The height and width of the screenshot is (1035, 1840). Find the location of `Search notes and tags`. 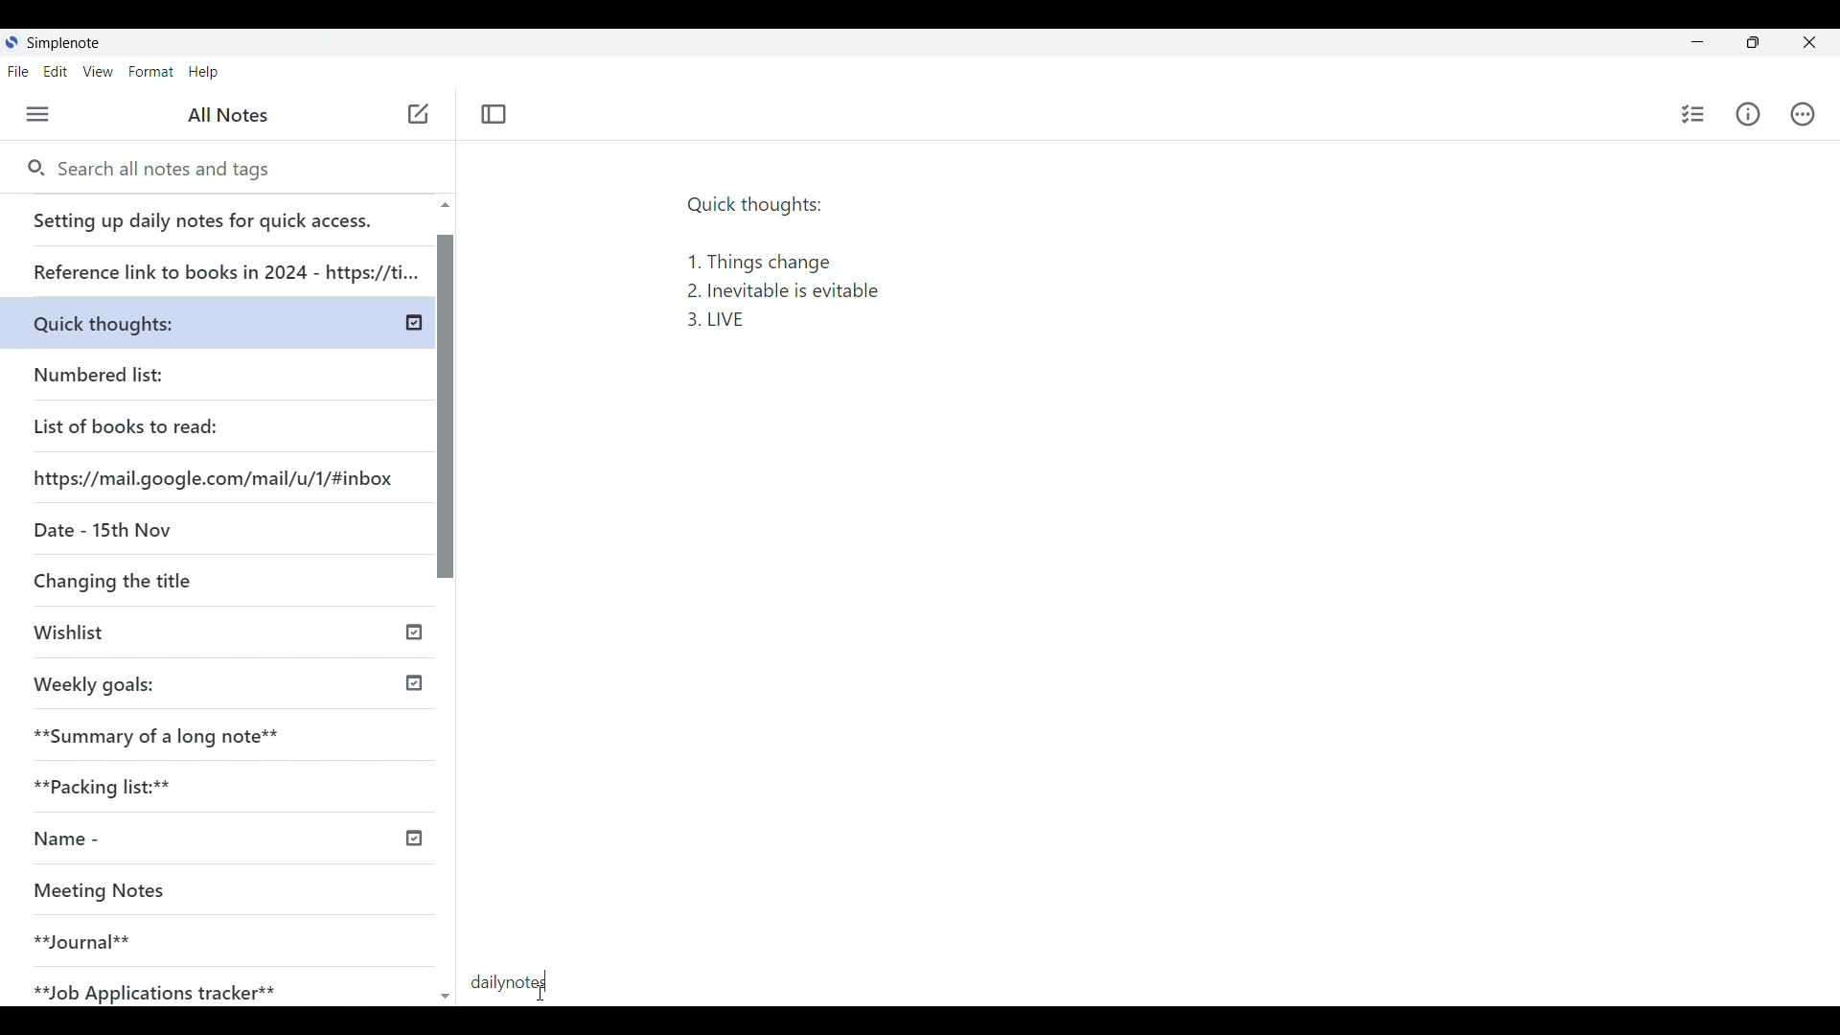

Search notes and tags is located at coordinates (172, 170).